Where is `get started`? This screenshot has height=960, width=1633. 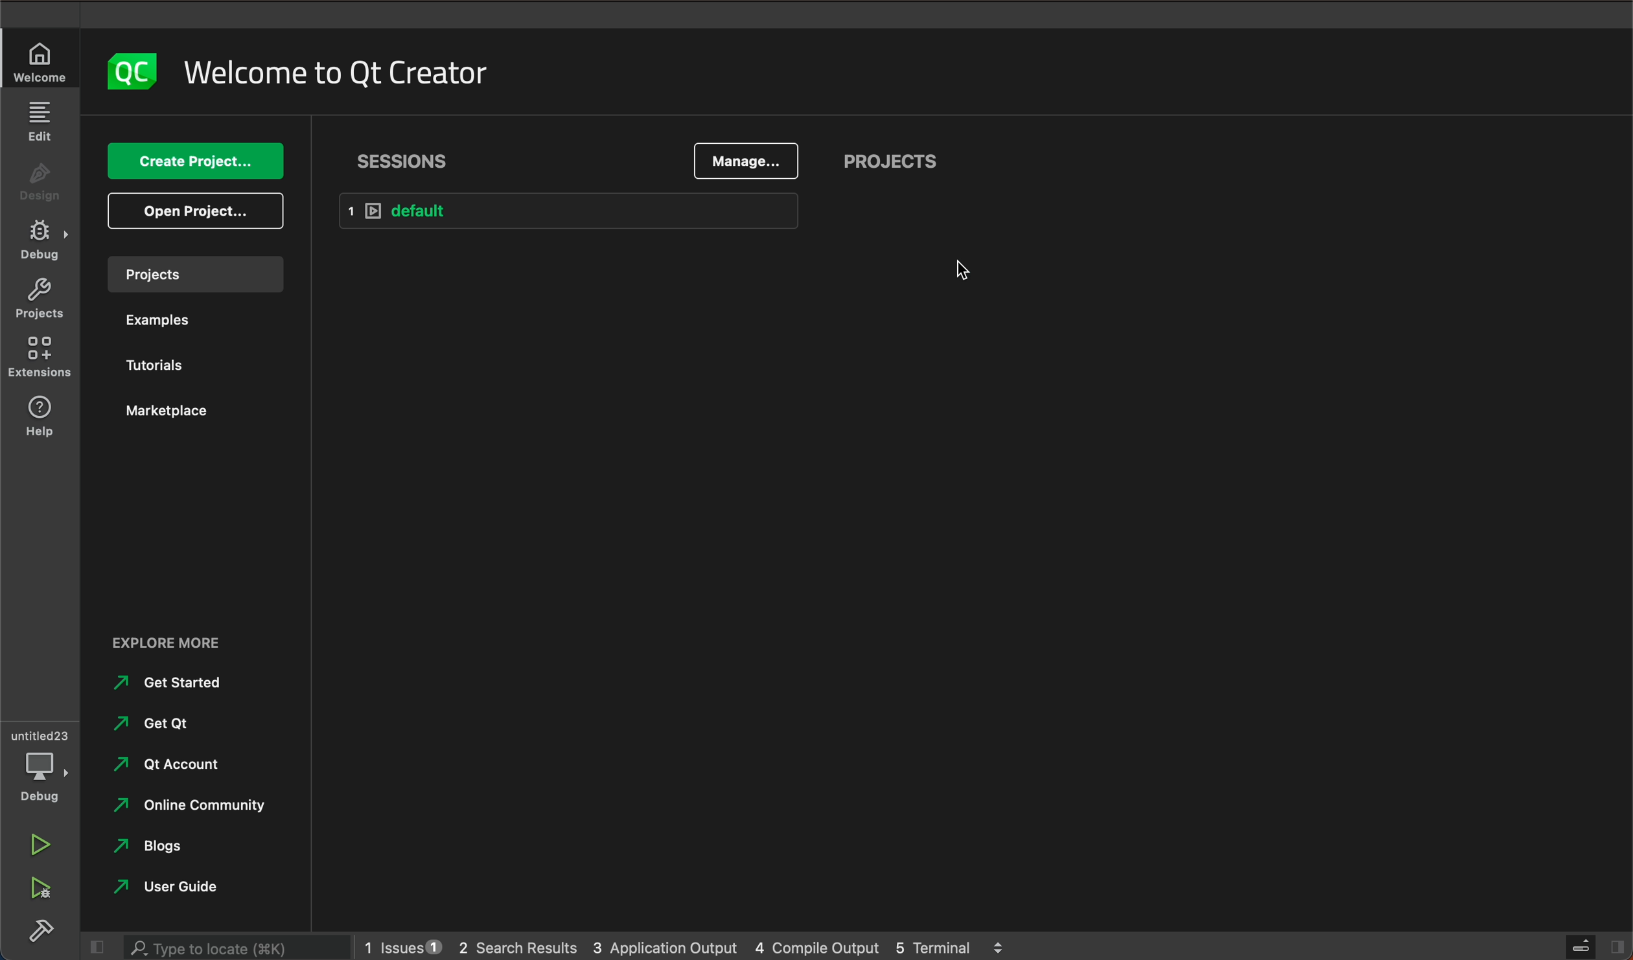 get started is located at coordinates (176, 683).